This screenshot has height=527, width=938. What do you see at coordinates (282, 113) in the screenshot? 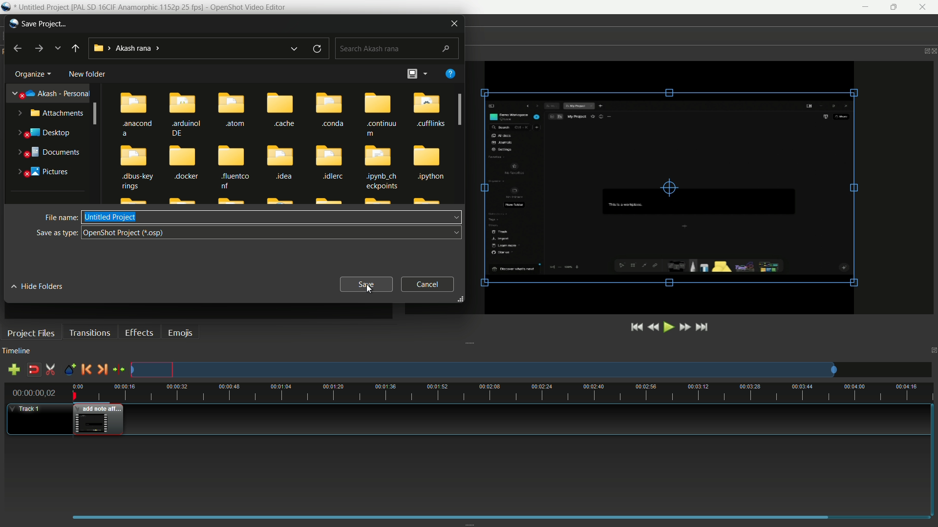
I see `cache` at bounding box center [282, 113].